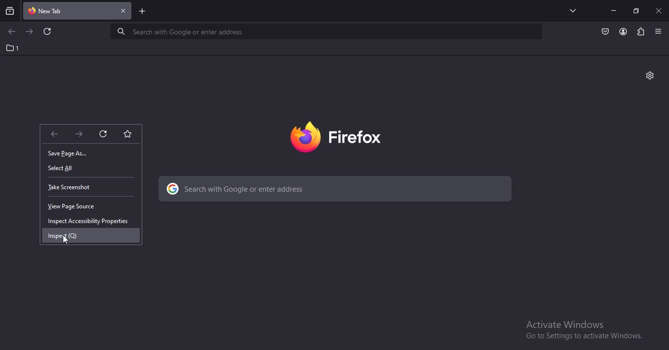 The height and width of the screenshot is (350, 669). What do you see at coordinates (67, 169) in the screenshot?
I see `select all` at bounding box center [67, 169].